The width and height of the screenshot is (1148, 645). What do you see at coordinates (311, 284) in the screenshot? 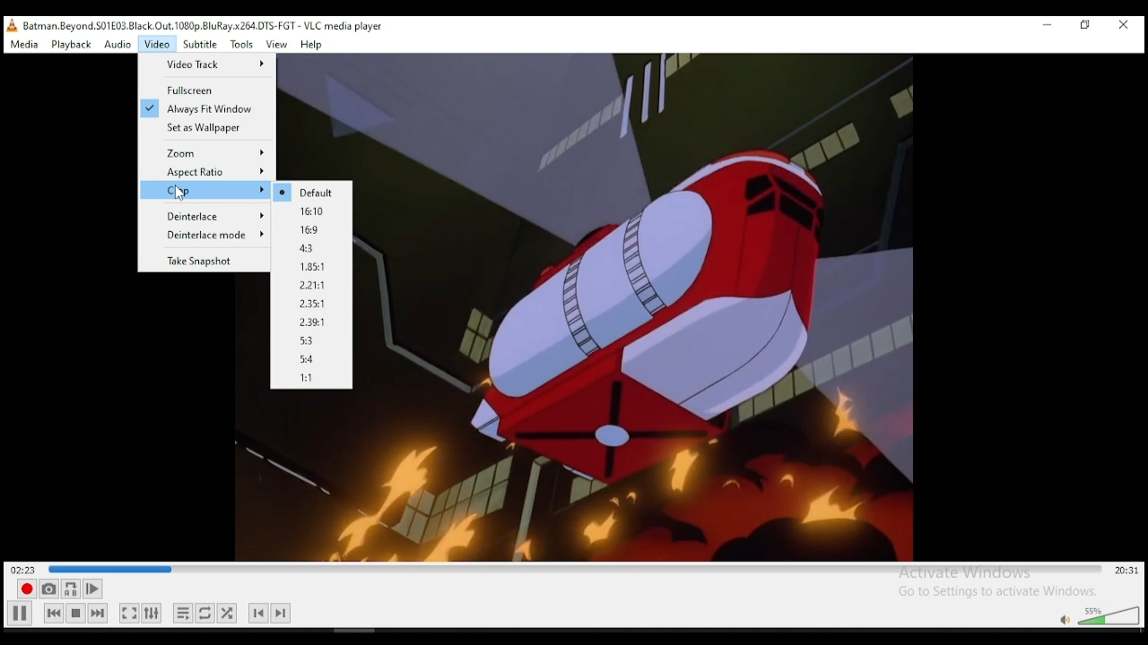
I see `2.21:1` at bounding box center [311, 284].